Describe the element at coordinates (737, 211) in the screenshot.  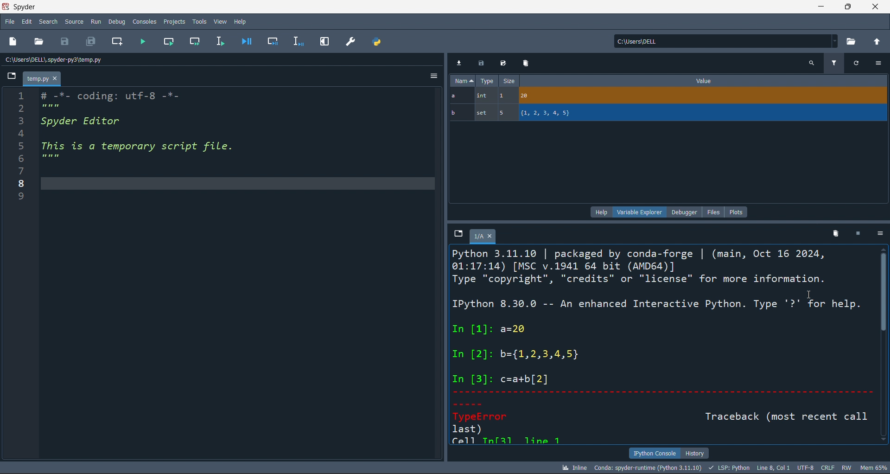
I see `plots` at that location.